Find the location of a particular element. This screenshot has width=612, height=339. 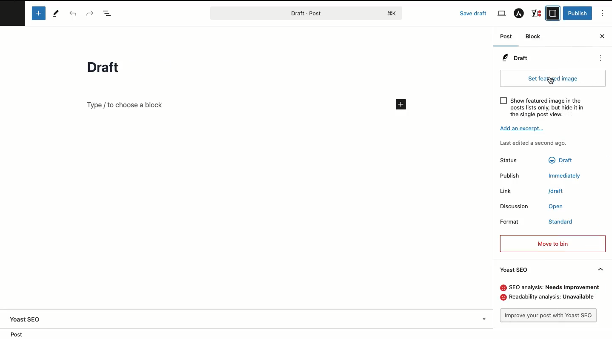

Improve post with Yoast  is located at coordinates (549, 316).